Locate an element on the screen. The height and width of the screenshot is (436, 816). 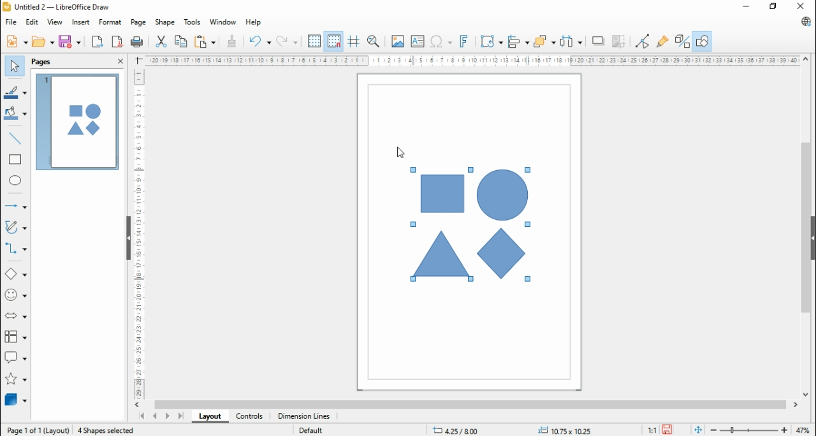
page is located at coordinates (138, 23).